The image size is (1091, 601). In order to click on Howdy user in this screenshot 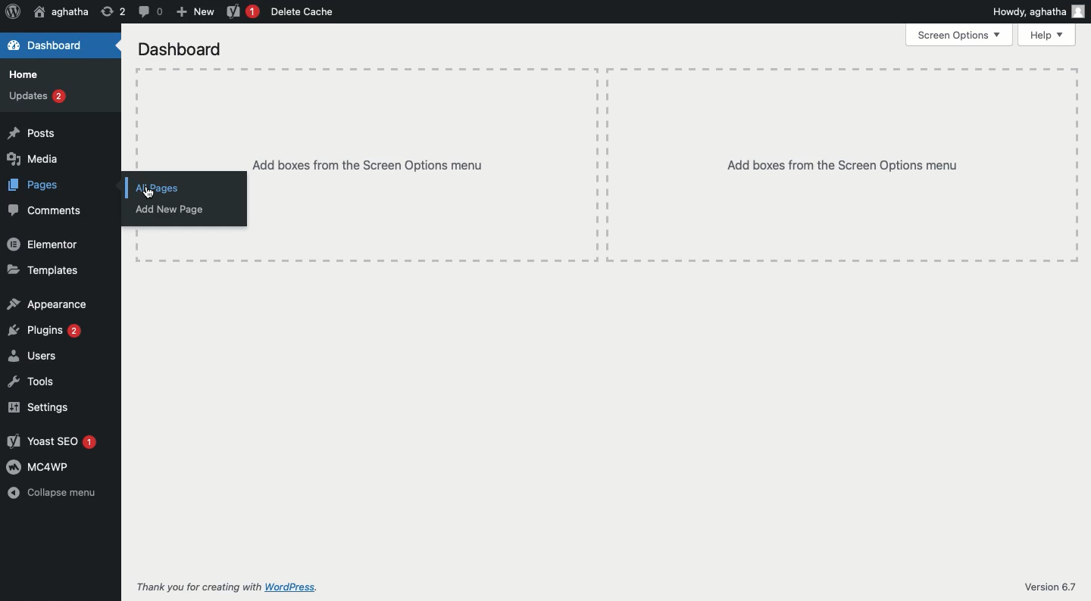, I will do `click(1039, 11)`.